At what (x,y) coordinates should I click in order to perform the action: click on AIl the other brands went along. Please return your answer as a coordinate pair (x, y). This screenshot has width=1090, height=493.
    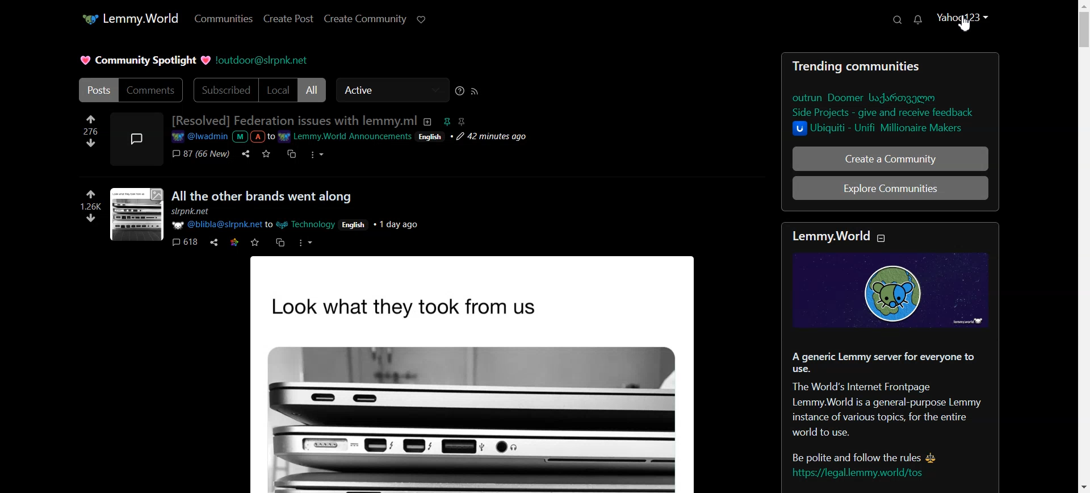
    Looking at the image, I should click on (259, 197).